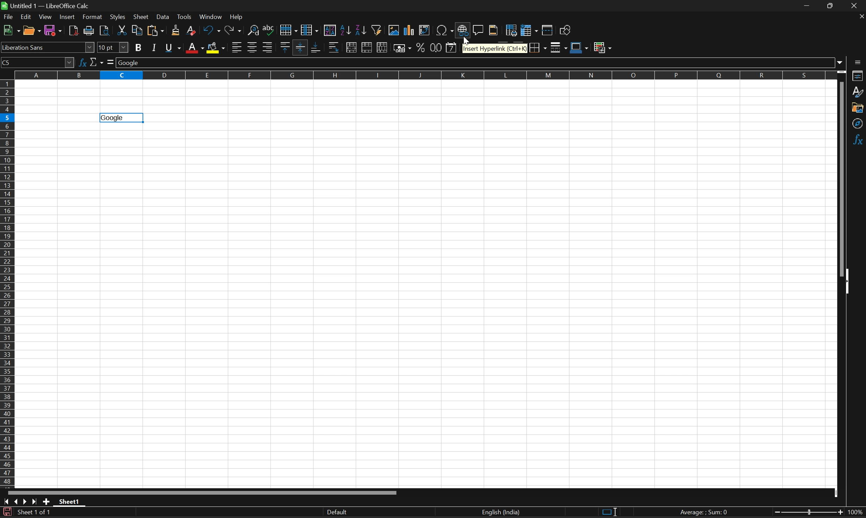 The image size is (866, 518). I want to click on Edit, so click(28, 17).